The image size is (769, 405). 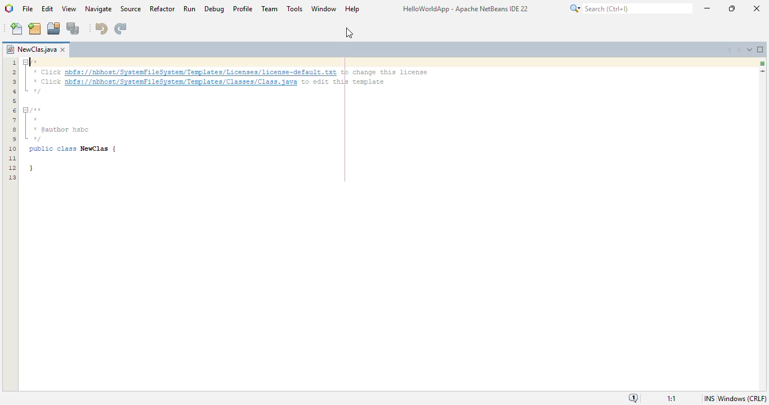 I want to click on fold marker, so click(x=25, y=123).